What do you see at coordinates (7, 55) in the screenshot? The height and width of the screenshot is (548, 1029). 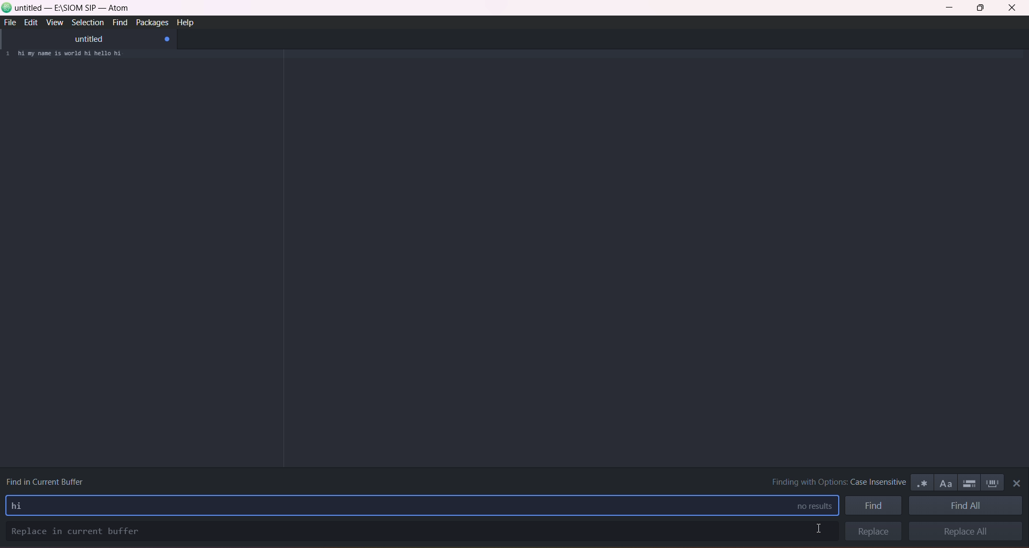 I see `1` at bounding box center [7, 55].